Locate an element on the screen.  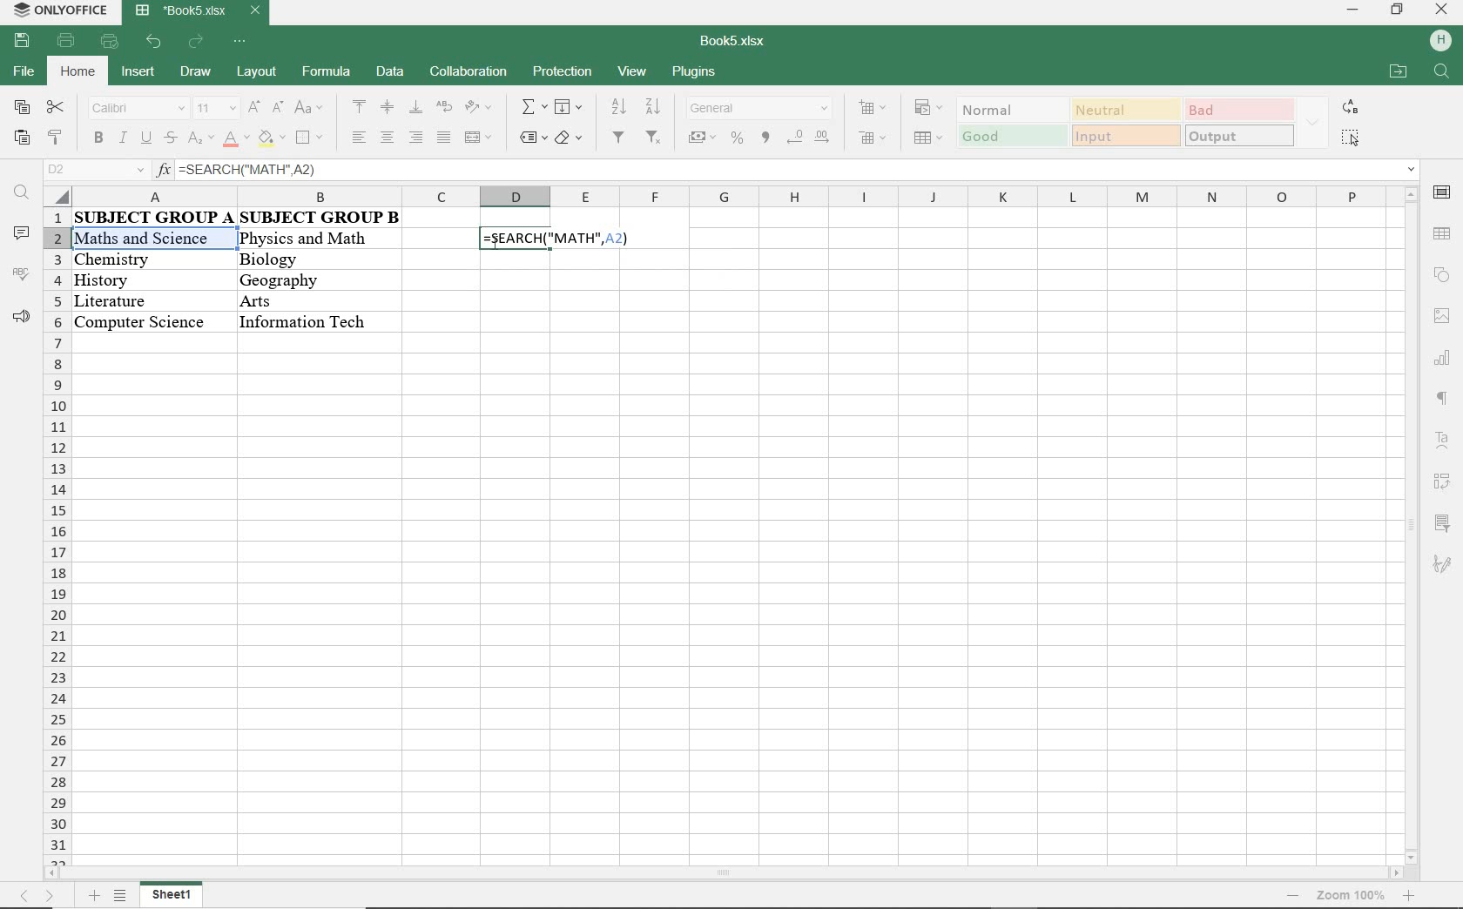
columns is located at coordinates (717, 196).